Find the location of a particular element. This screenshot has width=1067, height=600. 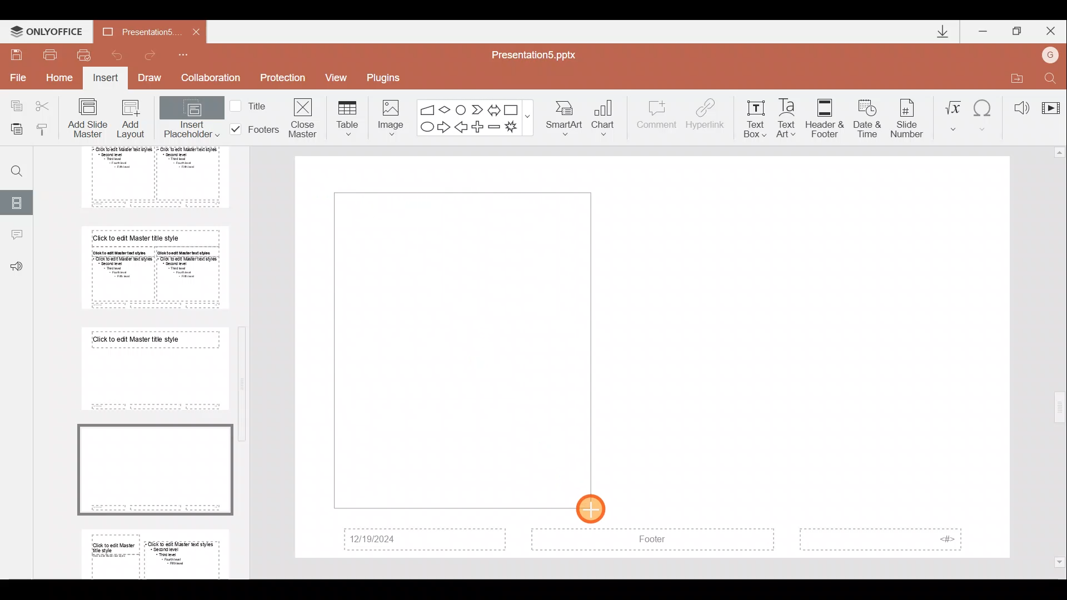

Inserted placeholder on presentation slide is located at coordinates (457, 349).